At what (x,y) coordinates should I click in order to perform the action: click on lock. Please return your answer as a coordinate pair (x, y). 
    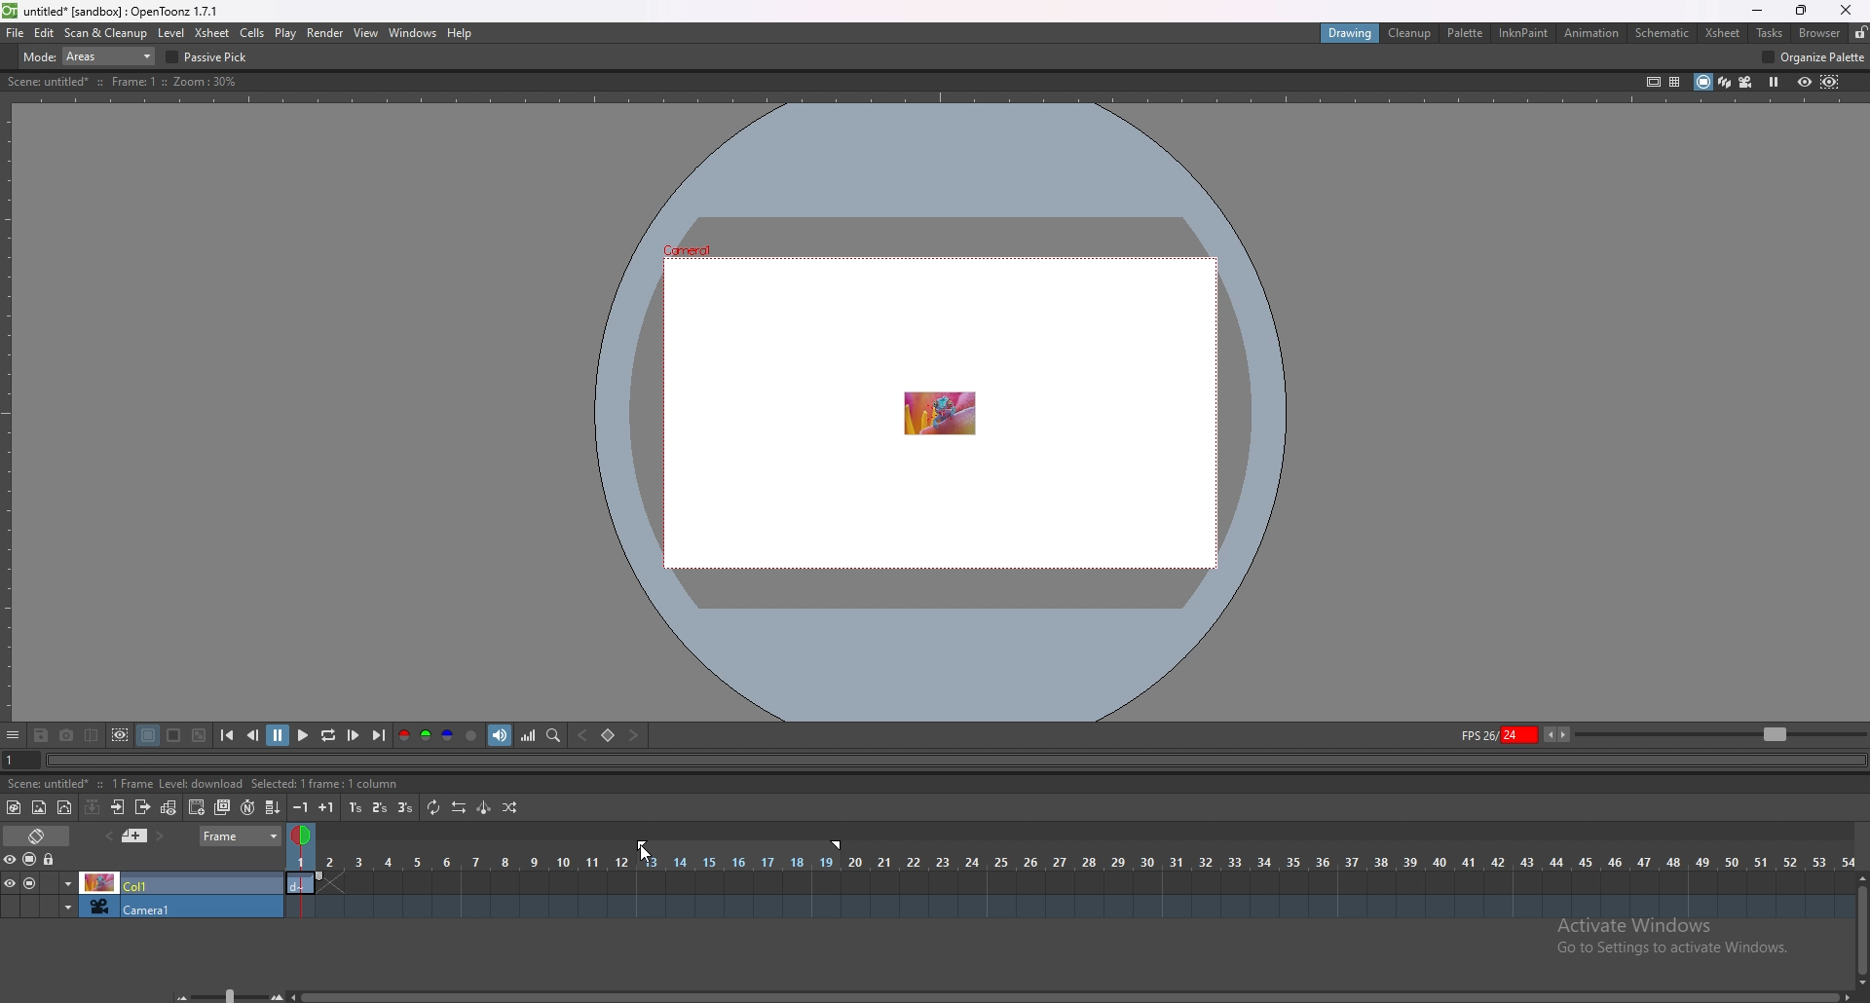
    Looking at the image, I should click on (1860, 32).